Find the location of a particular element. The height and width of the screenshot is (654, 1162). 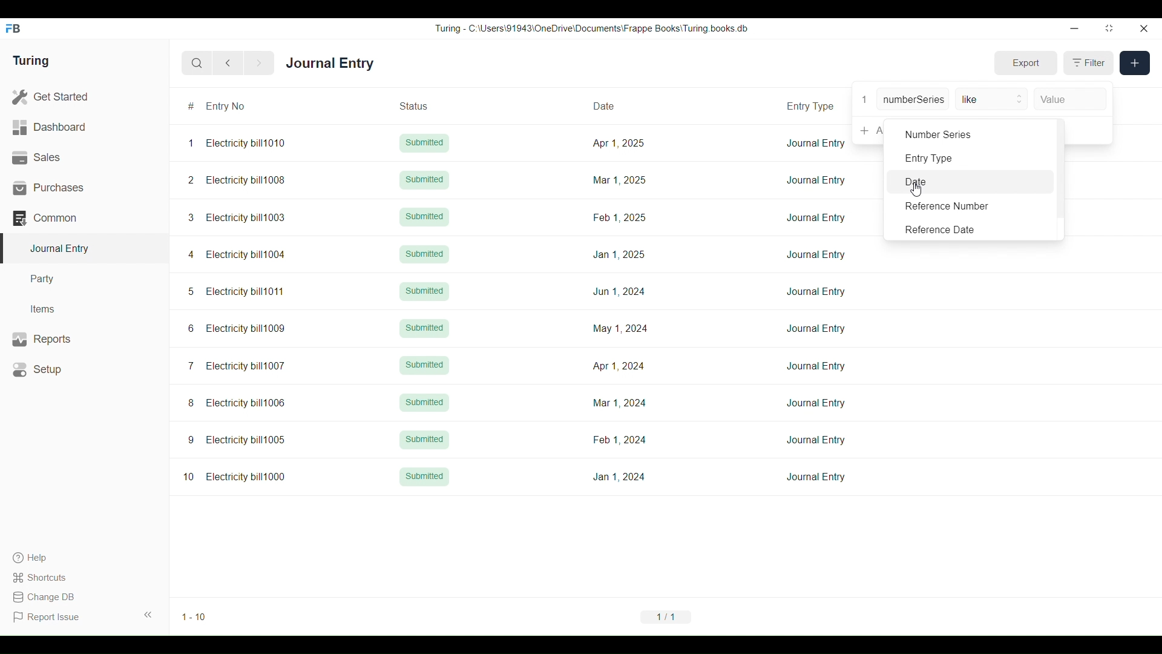

Purchases is located at coordinates (84, 188).